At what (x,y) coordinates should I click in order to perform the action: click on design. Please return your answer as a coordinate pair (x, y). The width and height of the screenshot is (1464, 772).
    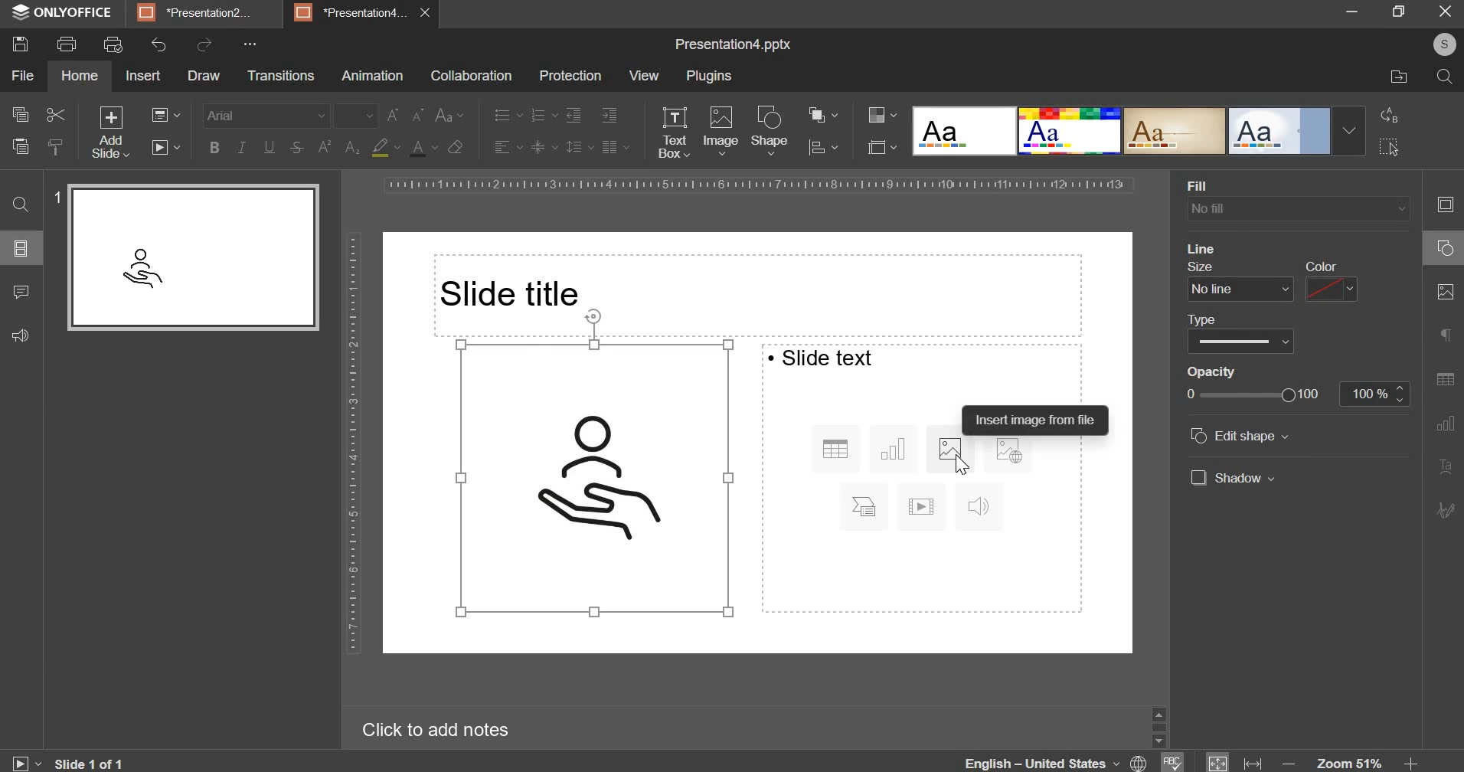
    Looking at the image, I should click on (1071, 132).